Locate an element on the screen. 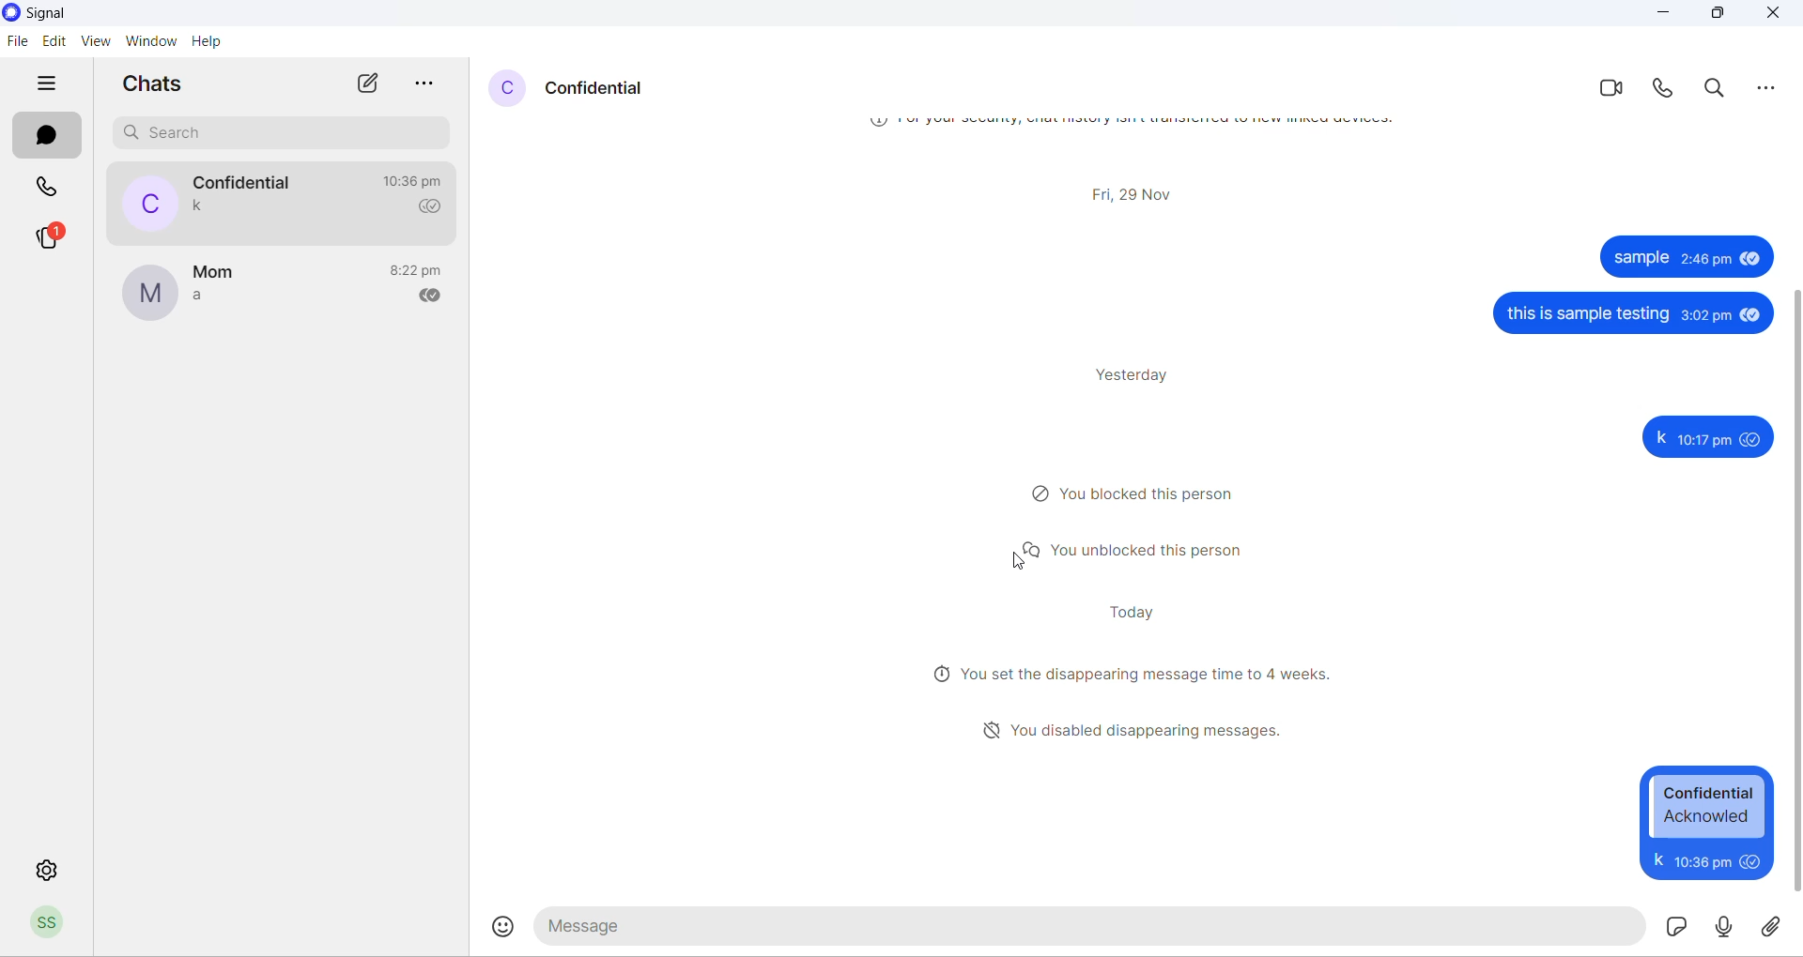  unblock notification is located at coordinates (1136, 553).